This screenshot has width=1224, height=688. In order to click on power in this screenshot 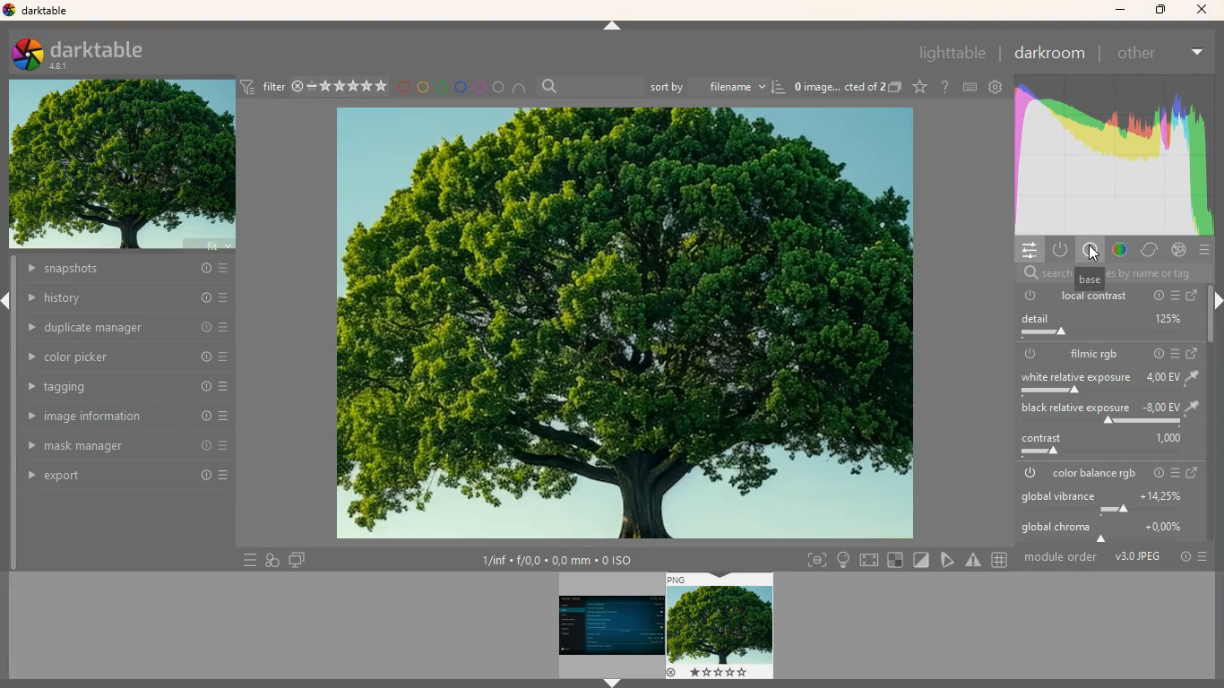, I will do `click(1028, 475)`.